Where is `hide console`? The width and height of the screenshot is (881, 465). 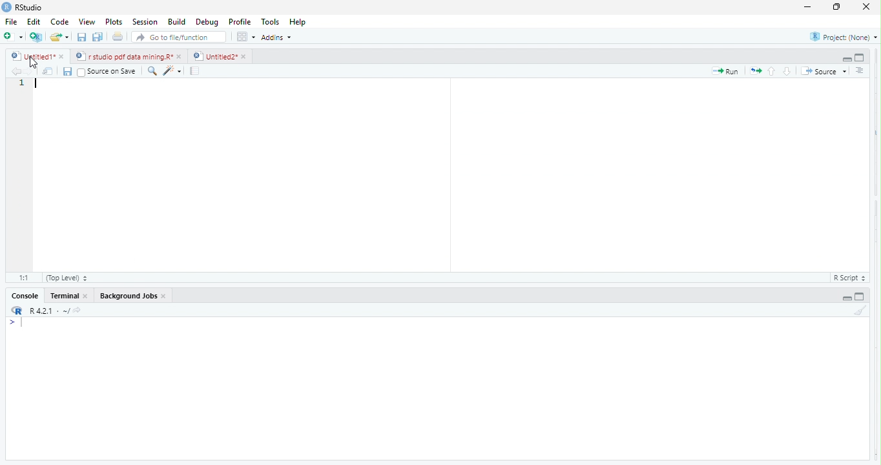 hide console is located at coordinates (860, 56).